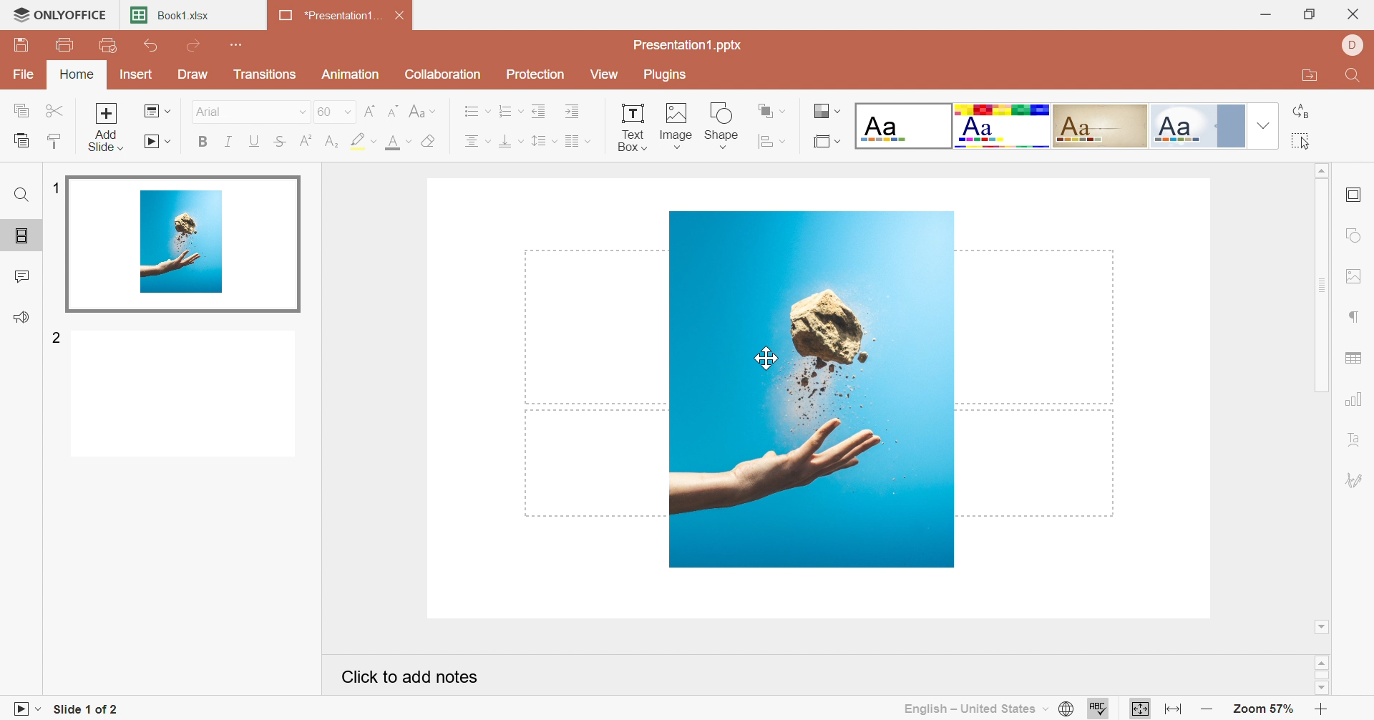  Describe the element at coordinates (827, 140) in the screenshot. I see `Select slide layout` at that location.